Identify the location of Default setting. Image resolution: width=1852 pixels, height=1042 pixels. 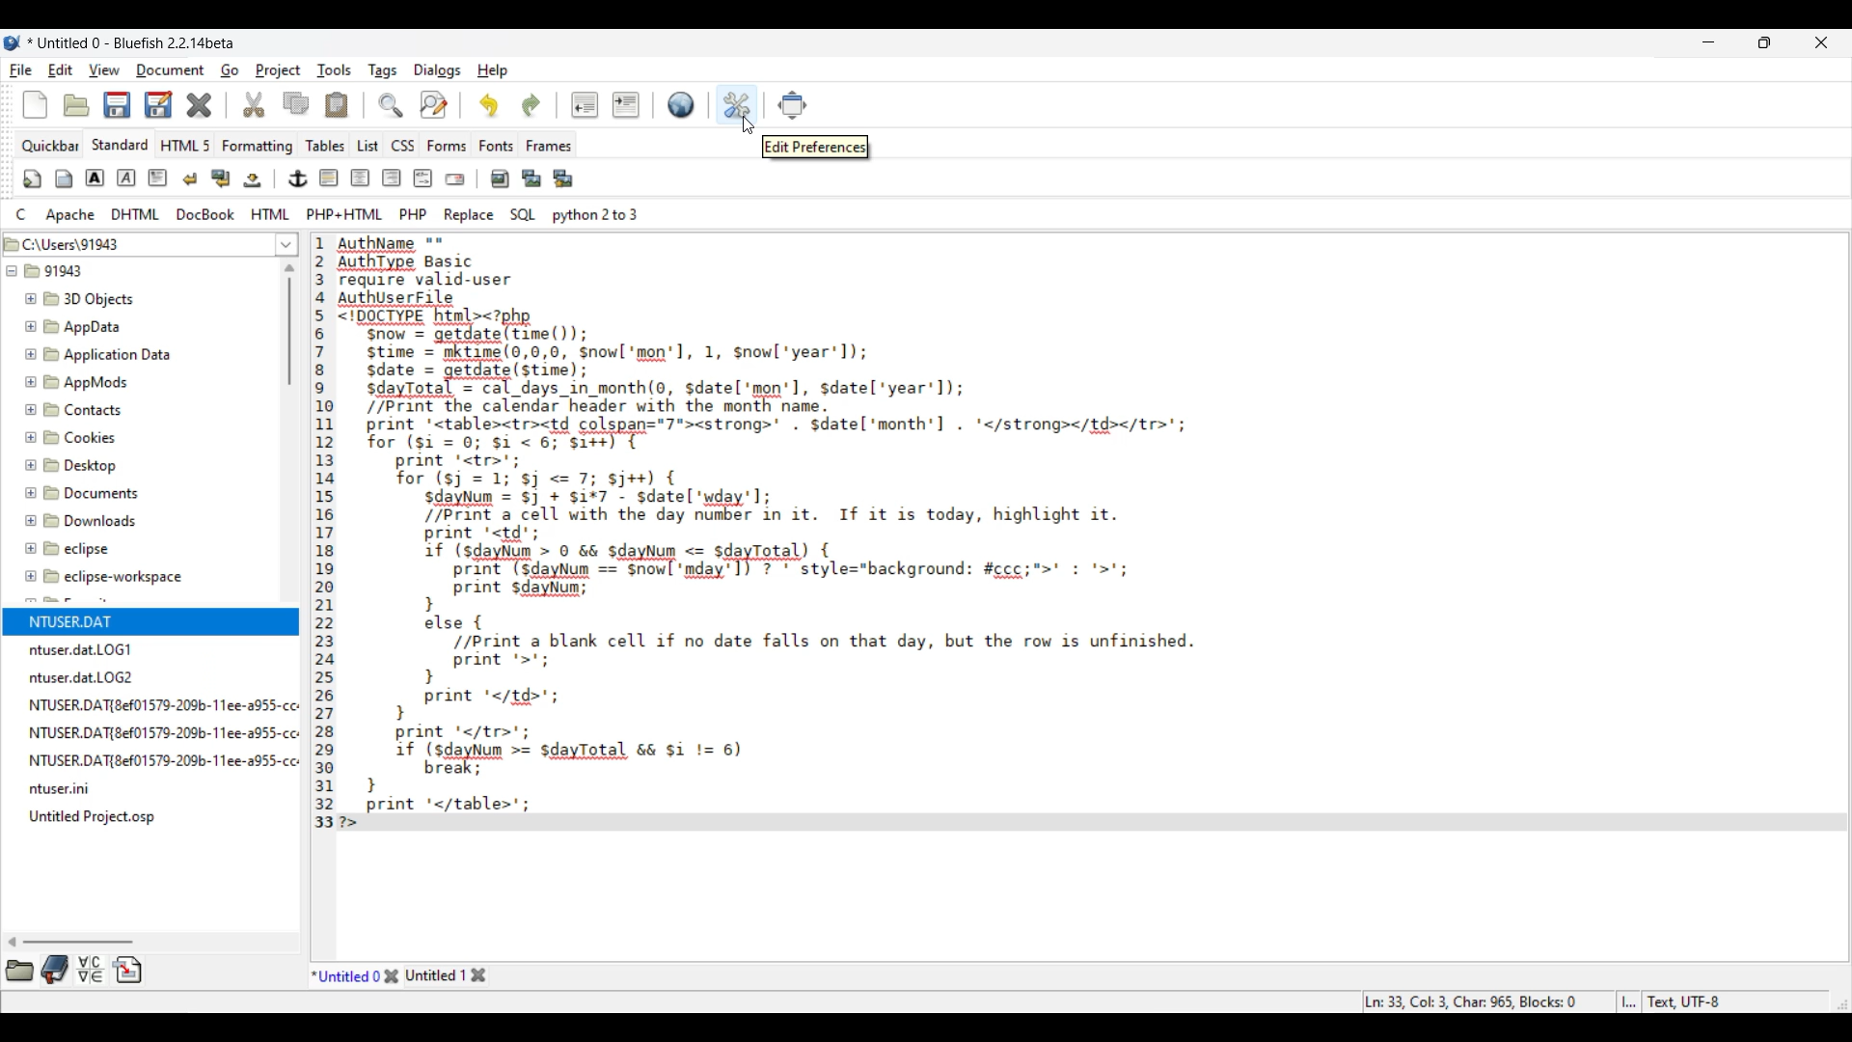
(681, 104).